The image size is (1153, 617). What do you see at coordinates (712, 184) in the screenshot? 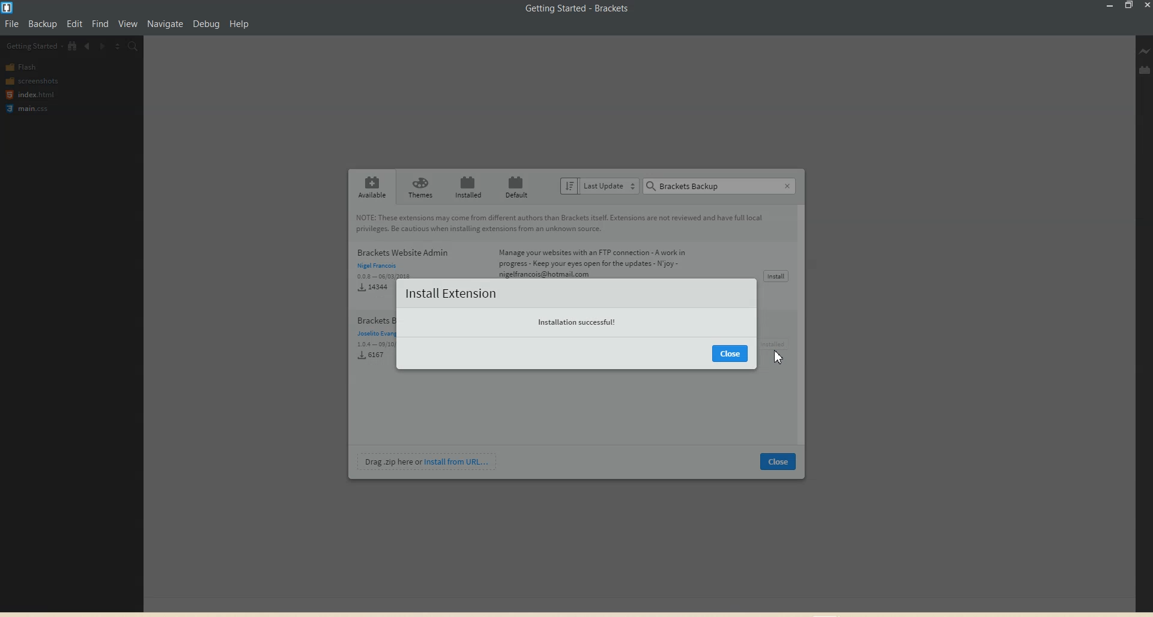
I see `Searchbar` at bounding box center [712, 184].